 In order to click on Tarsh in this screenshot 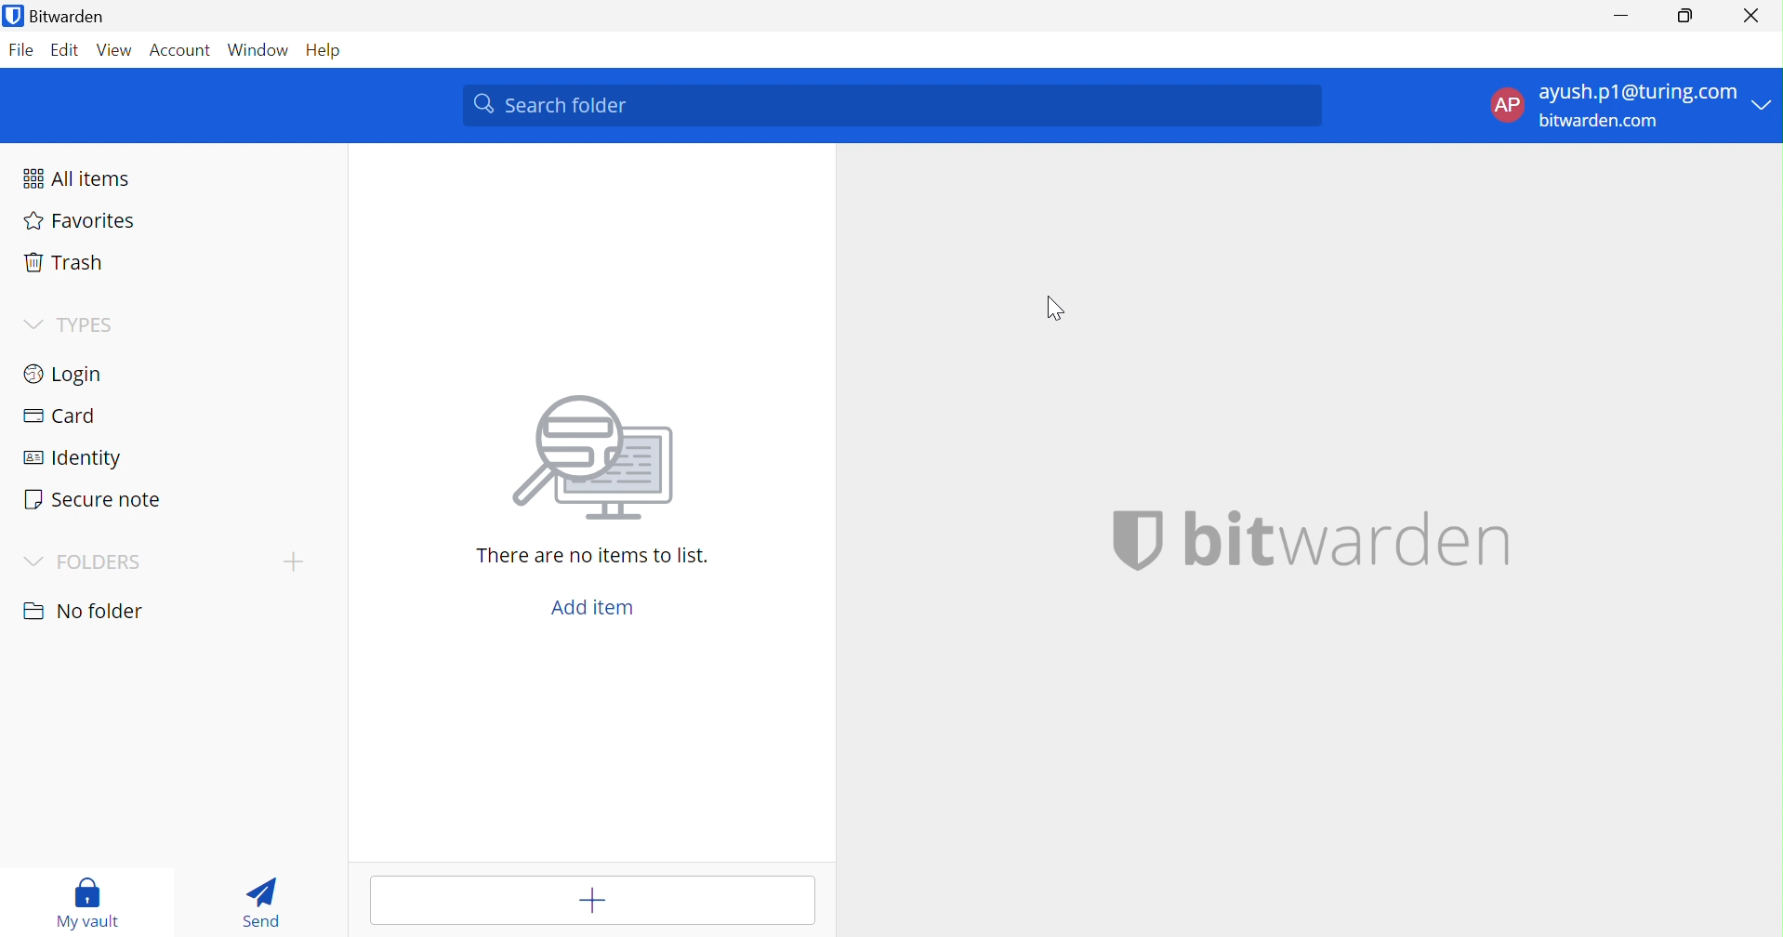, I will do `click(70, 262)`.